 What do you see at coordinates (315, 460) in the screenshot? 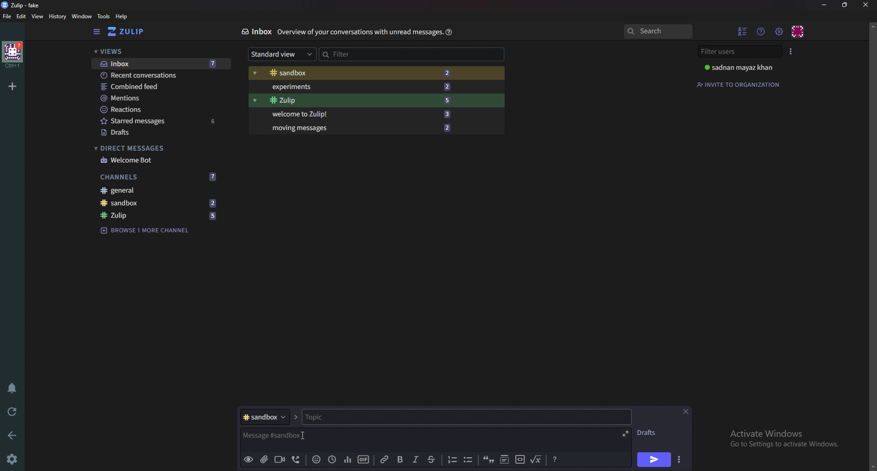
I see `Emoji` at bounding box center [315, 460].